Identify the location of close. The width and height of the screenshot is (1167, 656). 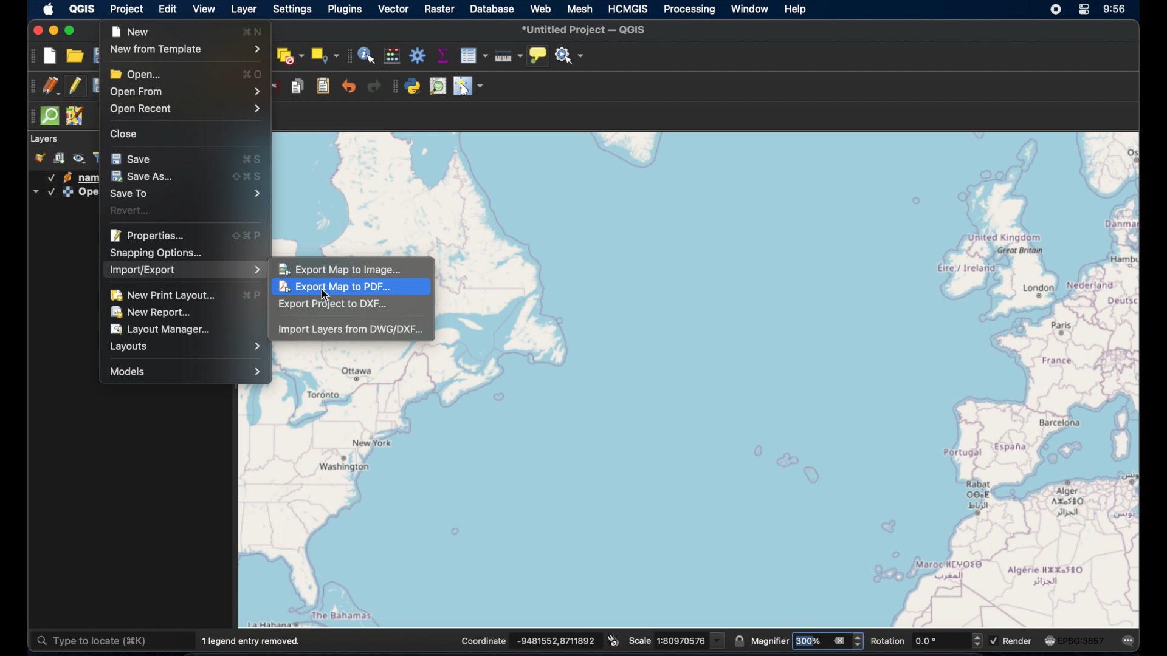
(125, 135).